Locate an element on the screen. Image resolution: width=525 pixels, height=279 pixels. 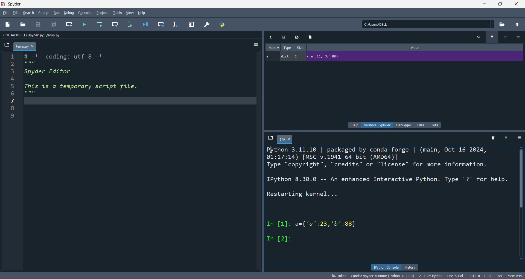
save data is located at coordinates (285, 37).